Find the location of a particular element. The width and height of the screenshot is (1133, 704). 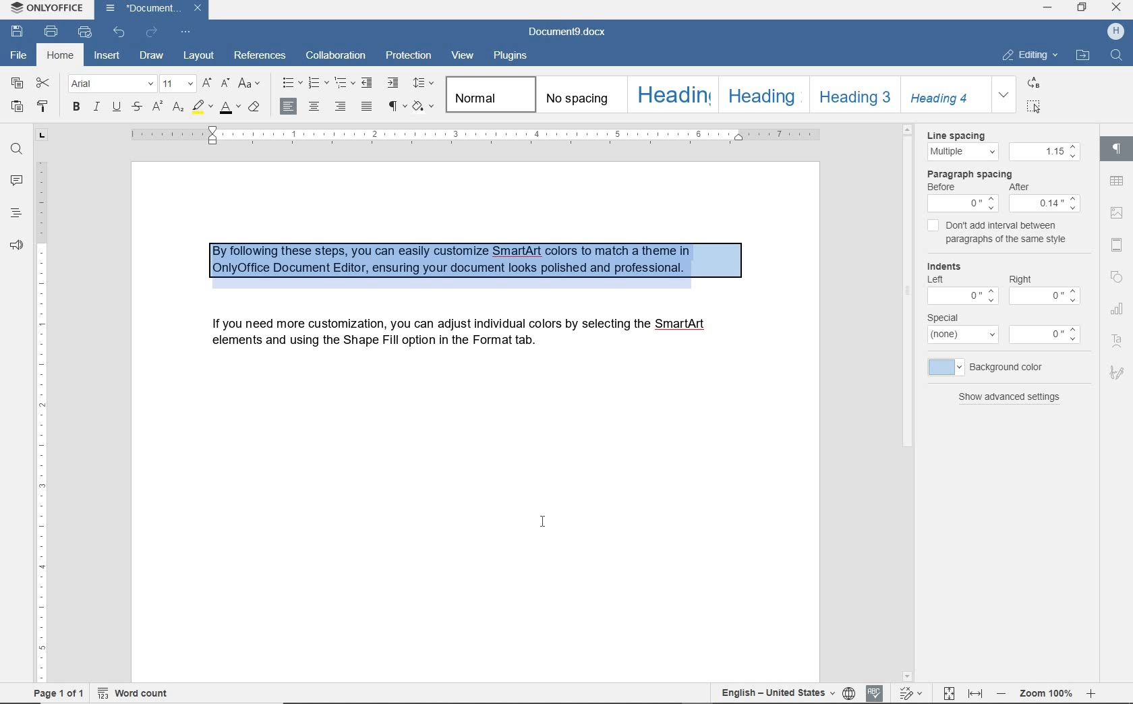

align right is located at coordinates (339, 106).